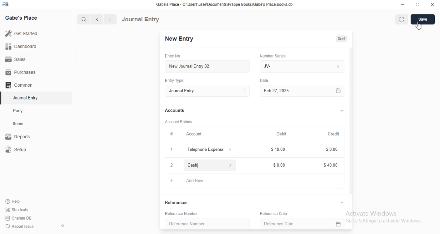  I want to click on New Journal Entry 02, so click(208, 66).